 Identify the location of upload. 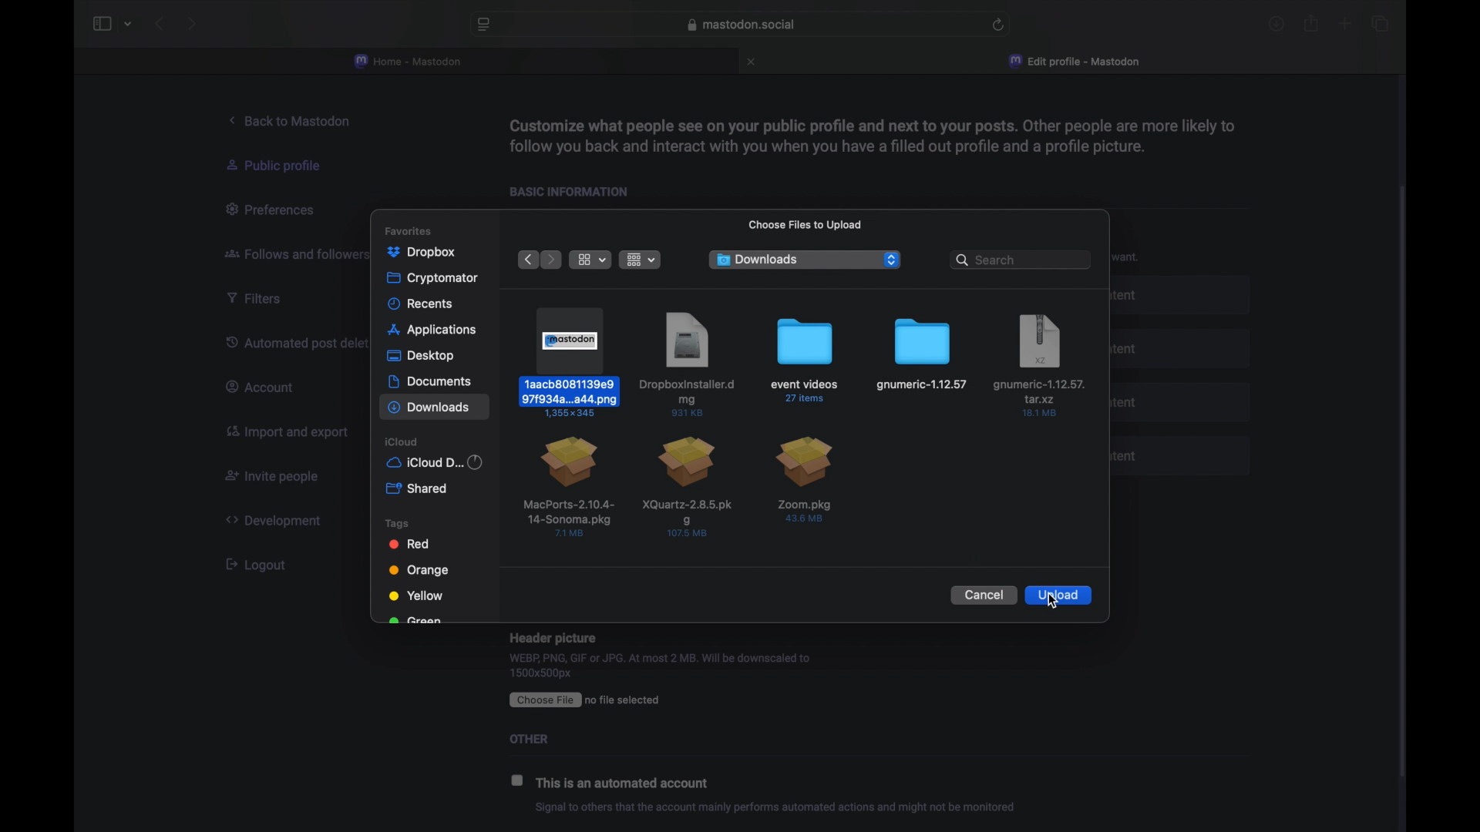
(1060, 595).